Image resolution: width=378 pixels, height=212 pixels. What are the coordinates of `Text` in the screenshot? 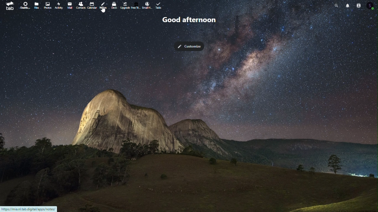 It's located at (190, 20).